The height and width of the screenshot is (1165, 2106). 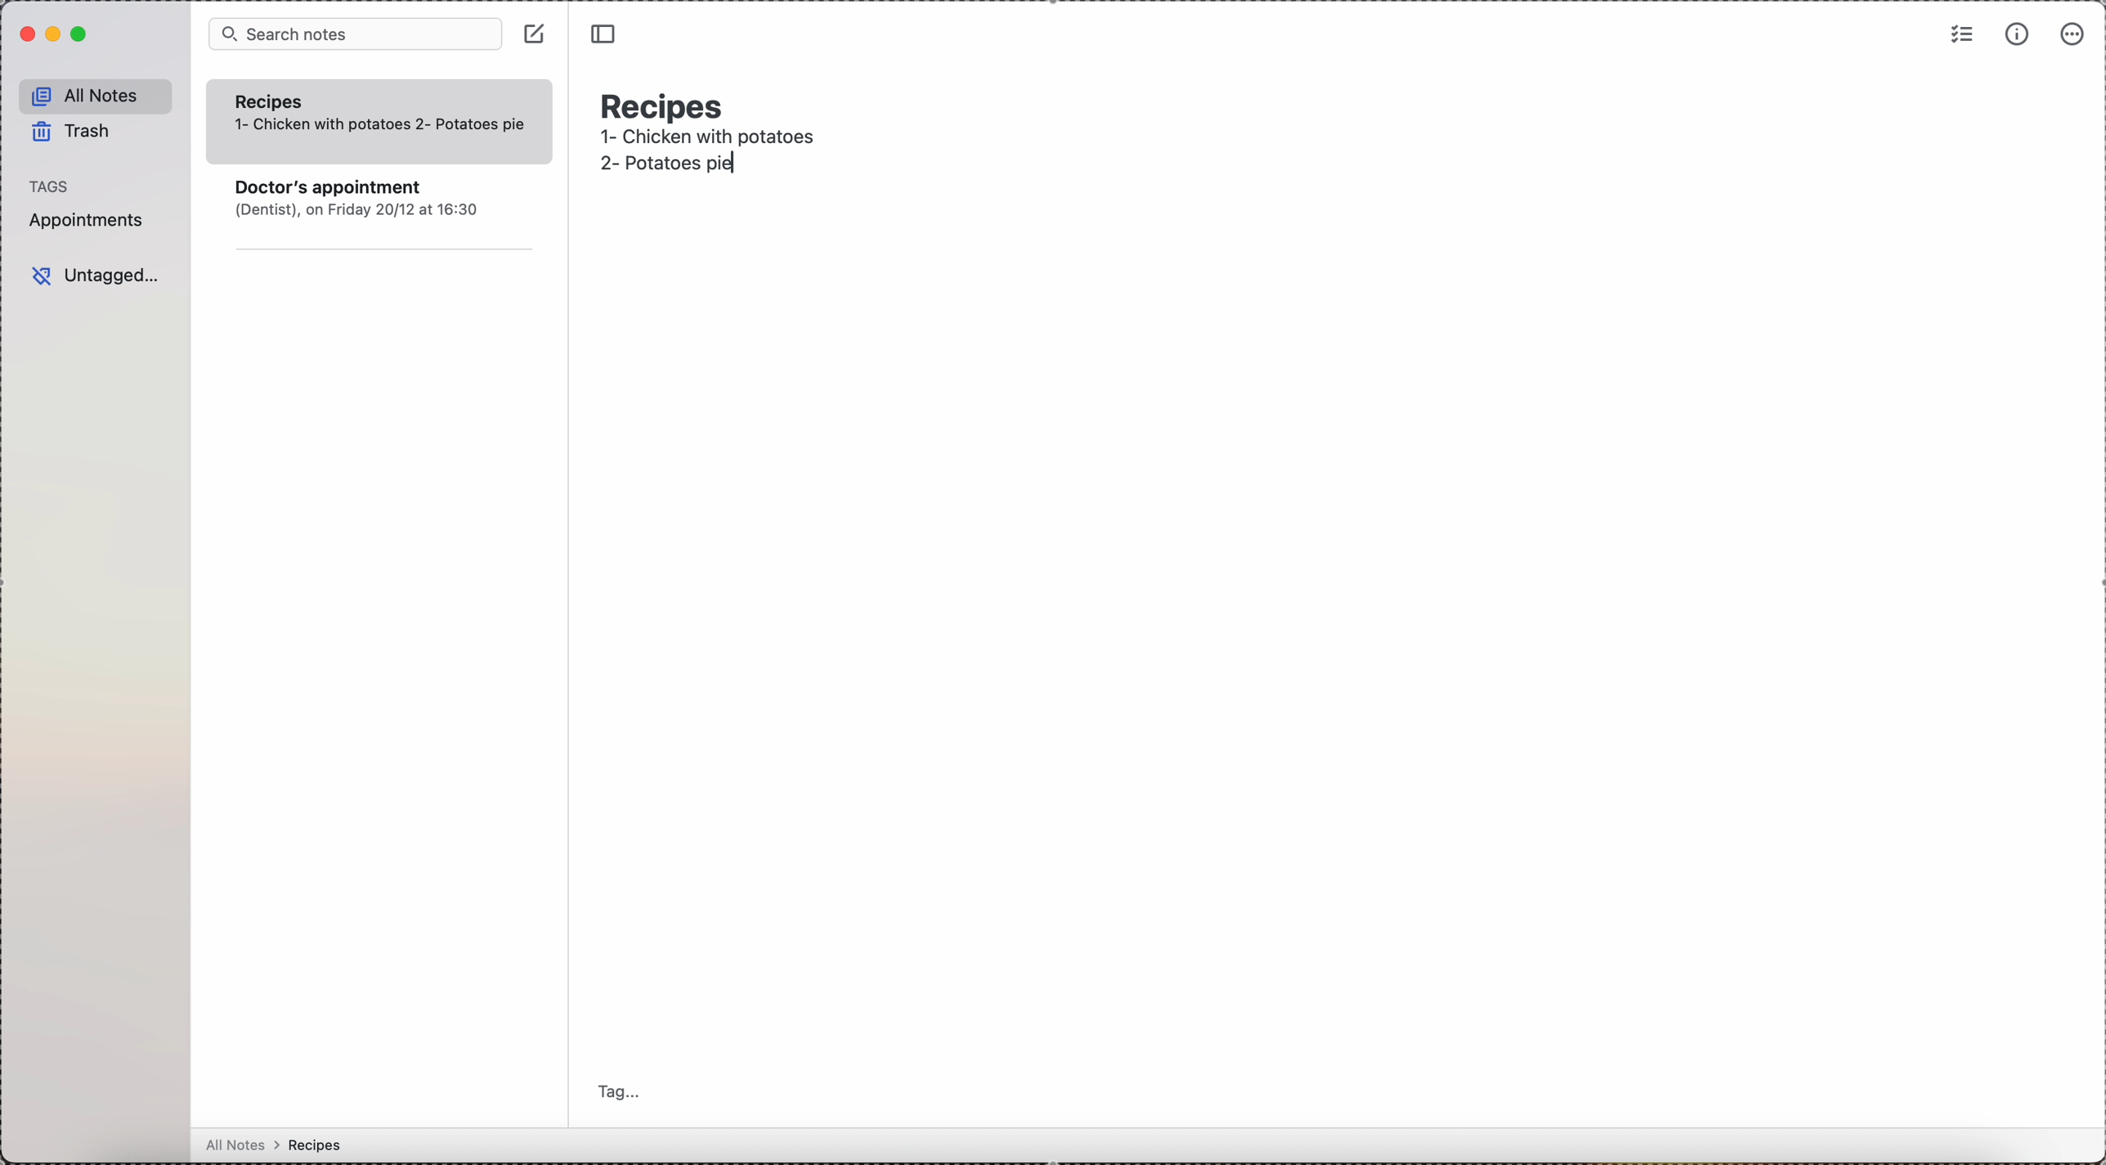 I want to click on second recipe, so click(x=673, y=167).